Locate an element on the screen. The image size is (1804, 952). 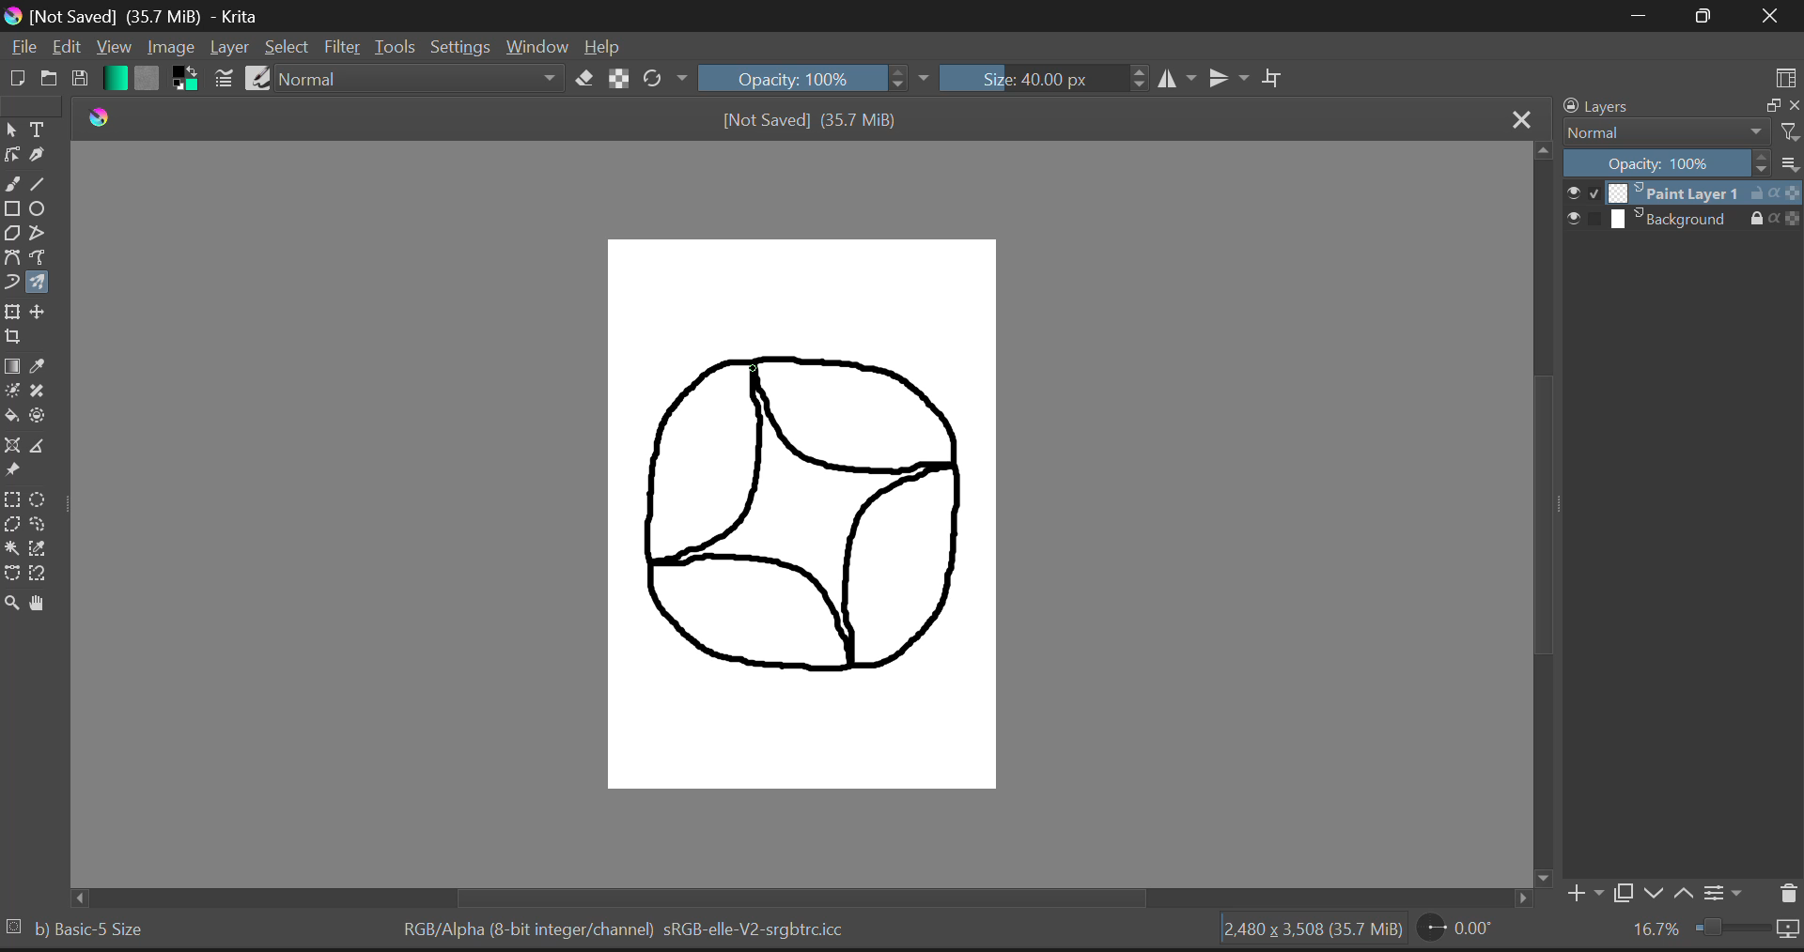
Rotate is located at coordinates (664, 78).